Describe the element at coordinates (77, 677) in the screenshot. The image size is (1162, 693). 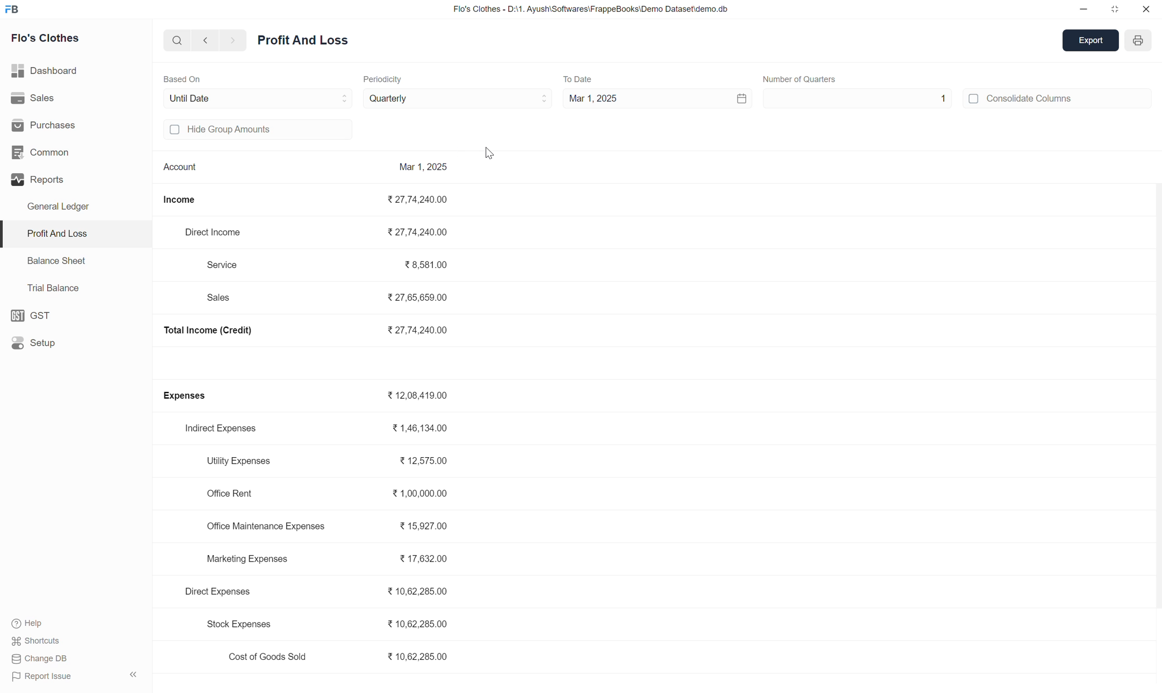
I see `Report Issue «` at that location.